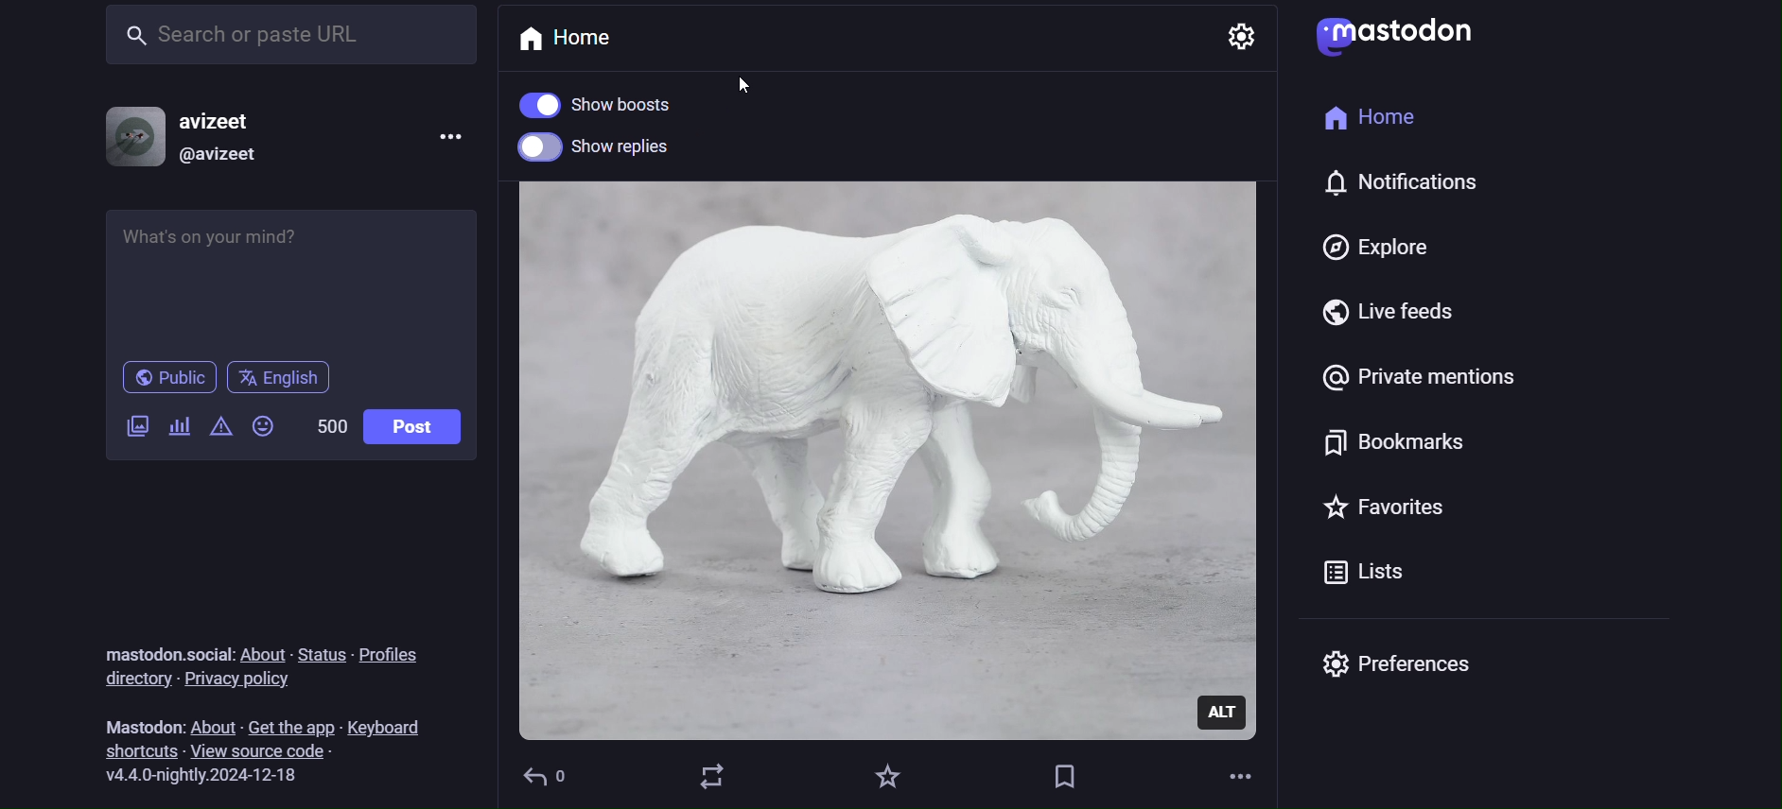  What do you see at coordinates (393, 723) in the screenshot?
I see `keyboard` at bounding box center [393, 723].